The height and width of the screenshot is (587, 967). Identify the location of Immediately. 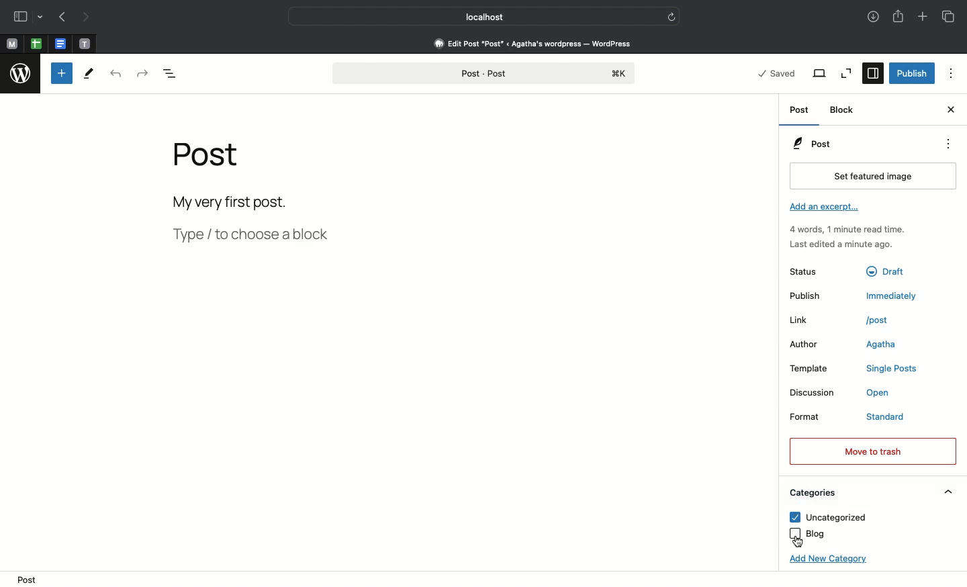
(894, 296).